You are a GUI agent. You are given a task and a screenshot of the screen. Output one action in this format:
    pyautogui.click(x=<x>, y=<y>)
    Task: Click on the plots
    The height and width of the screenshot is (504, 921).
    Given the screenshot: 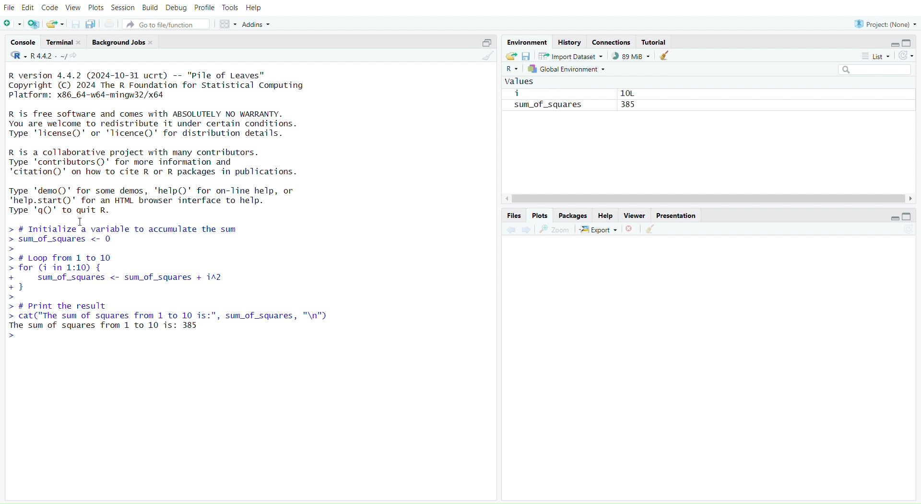 What is the action you would take?
    pyautogui.click(x=95, y=8)
    